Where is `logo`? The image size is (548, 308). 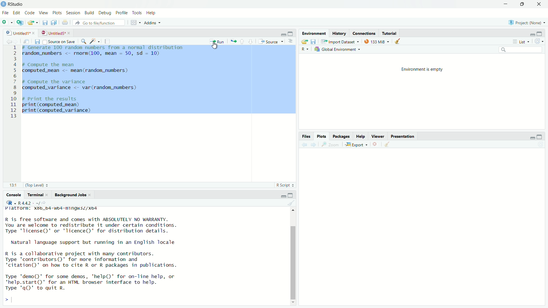
logo is located at coordinates (3, 4).